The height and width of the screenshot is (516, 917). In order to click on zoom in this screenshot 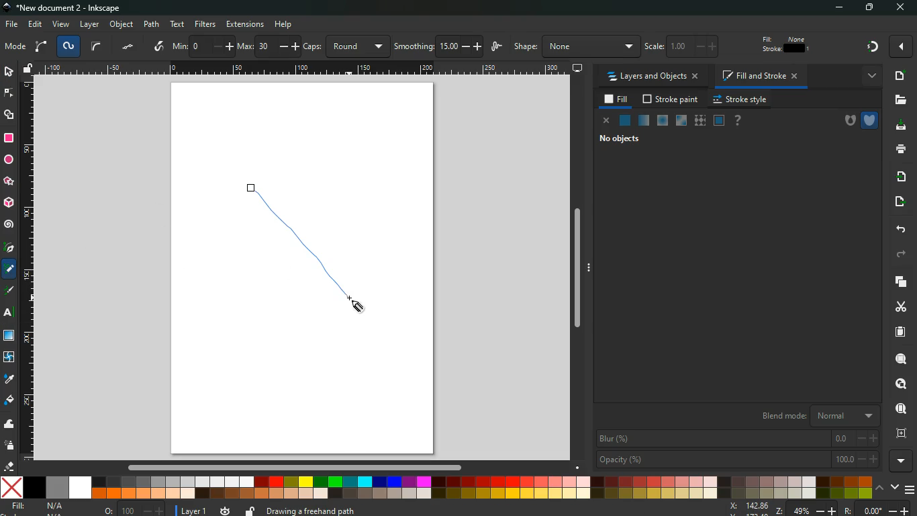, I will do `click(820, 509)`.